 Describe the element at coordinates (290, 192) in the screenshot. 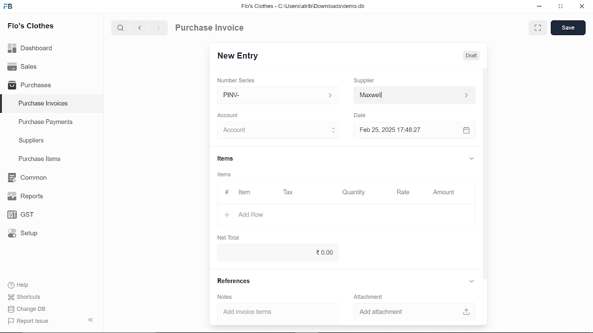

I see `Tax` at that location.